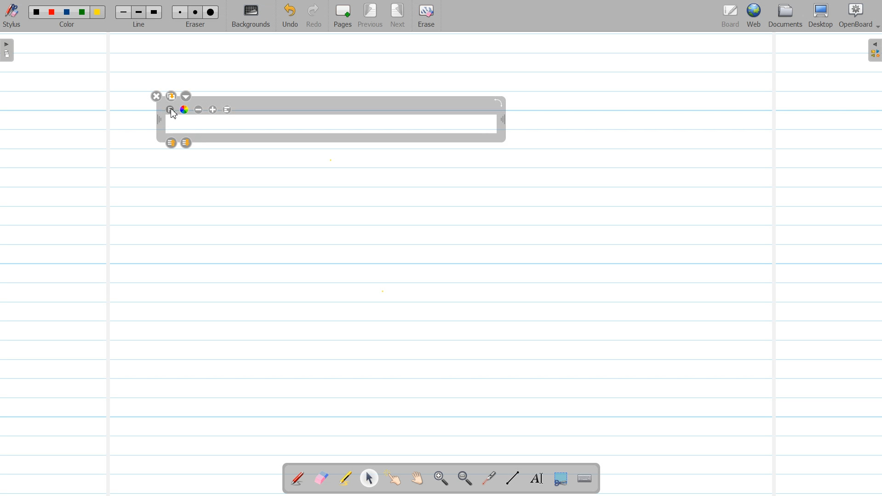  Describe the element at coordinates (158, 120) in the screenshot. I see `Adjust width of text tool ` at that location.